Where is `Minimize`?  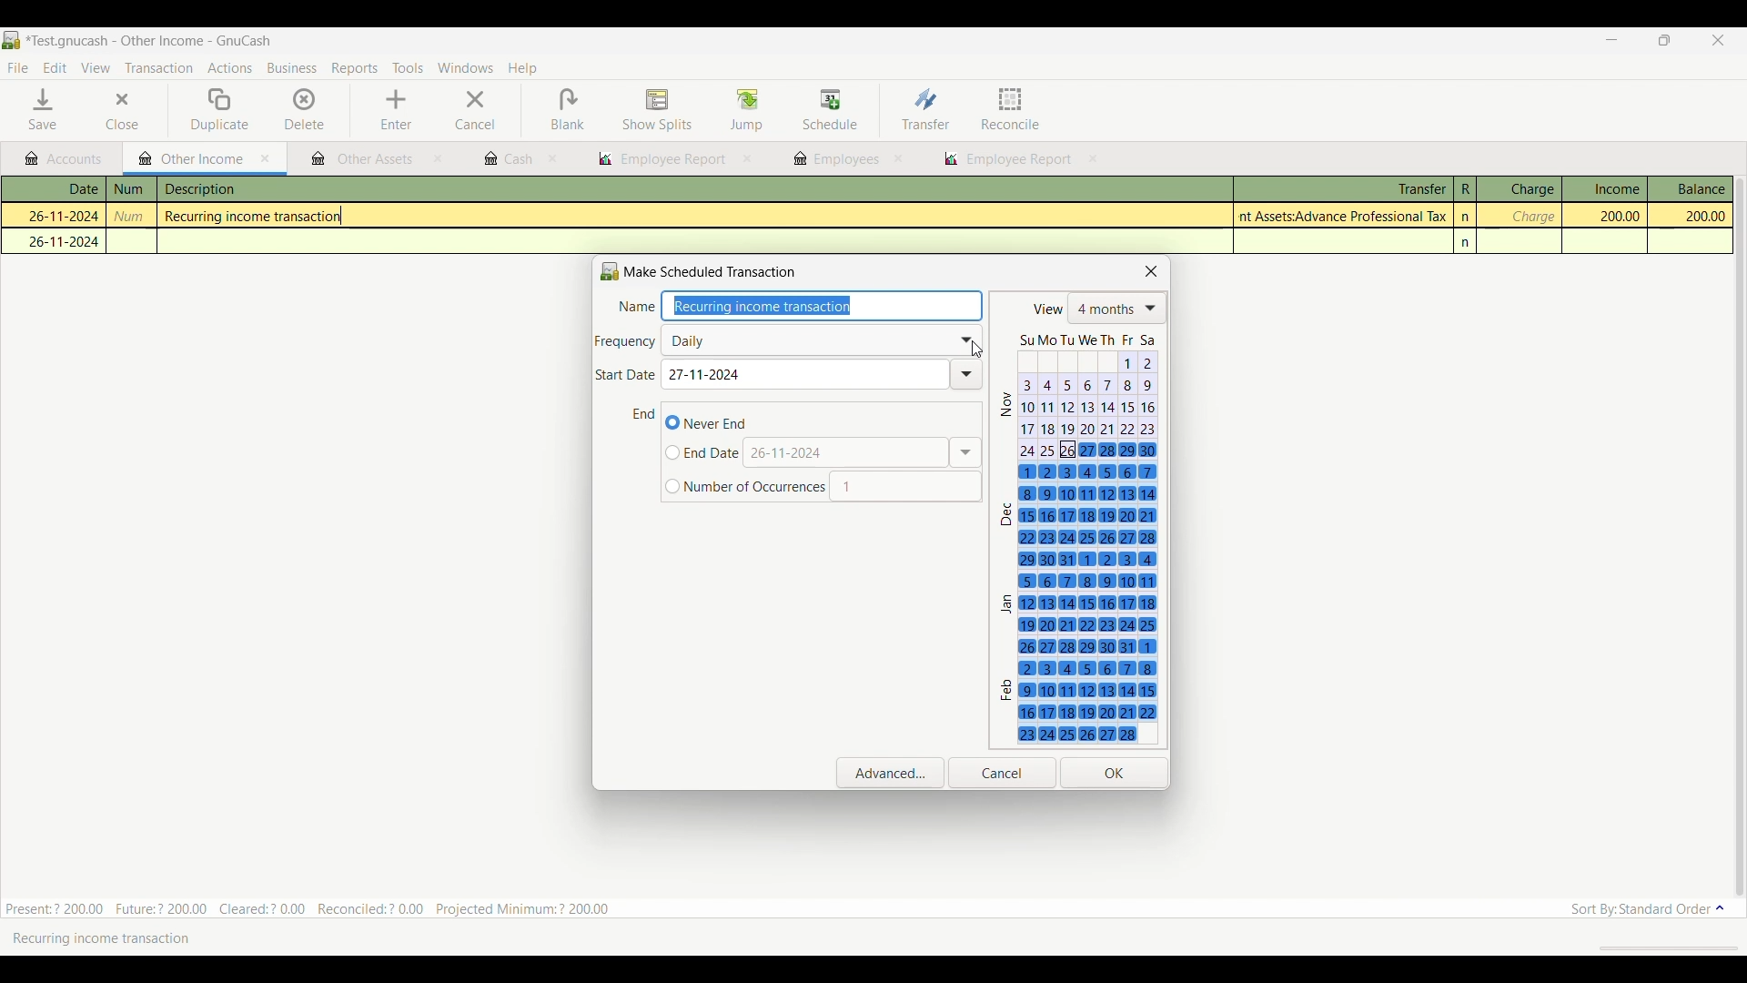
Minimize is located at coordinates (1609, 41).